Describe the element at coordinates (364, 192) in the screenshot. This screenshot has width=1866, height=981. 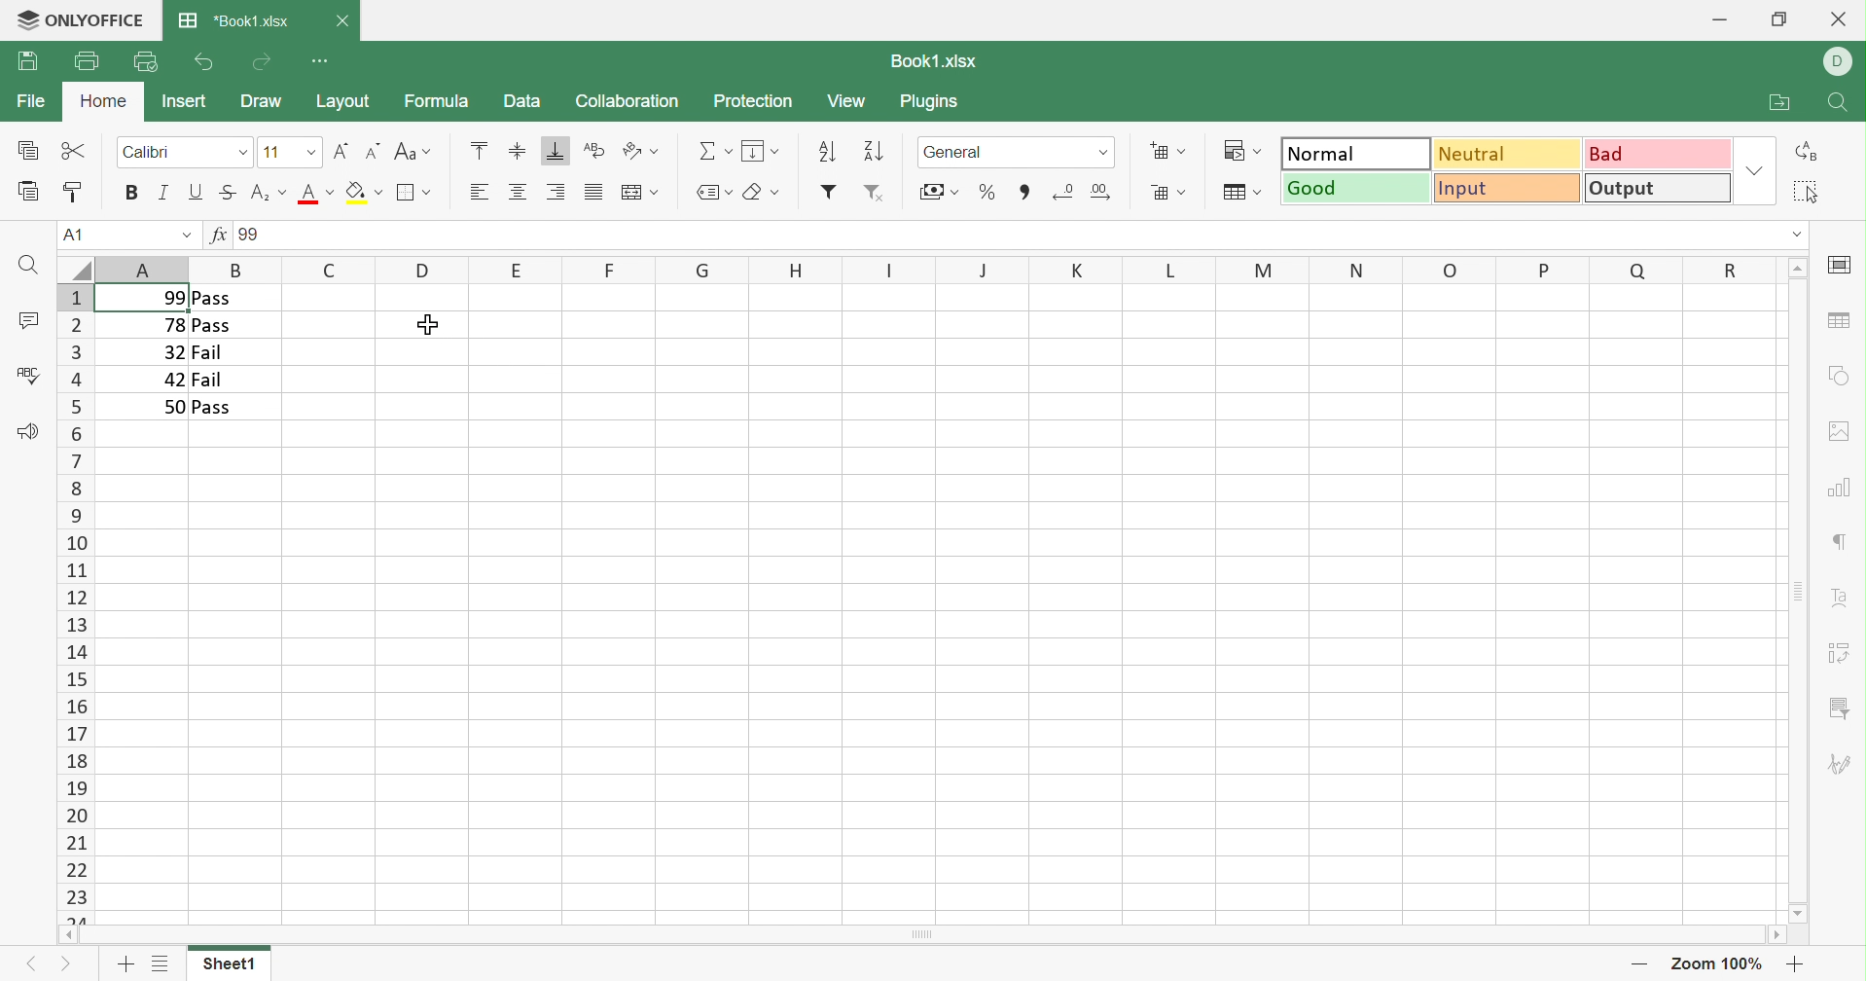
I see `Fil color` at that location.